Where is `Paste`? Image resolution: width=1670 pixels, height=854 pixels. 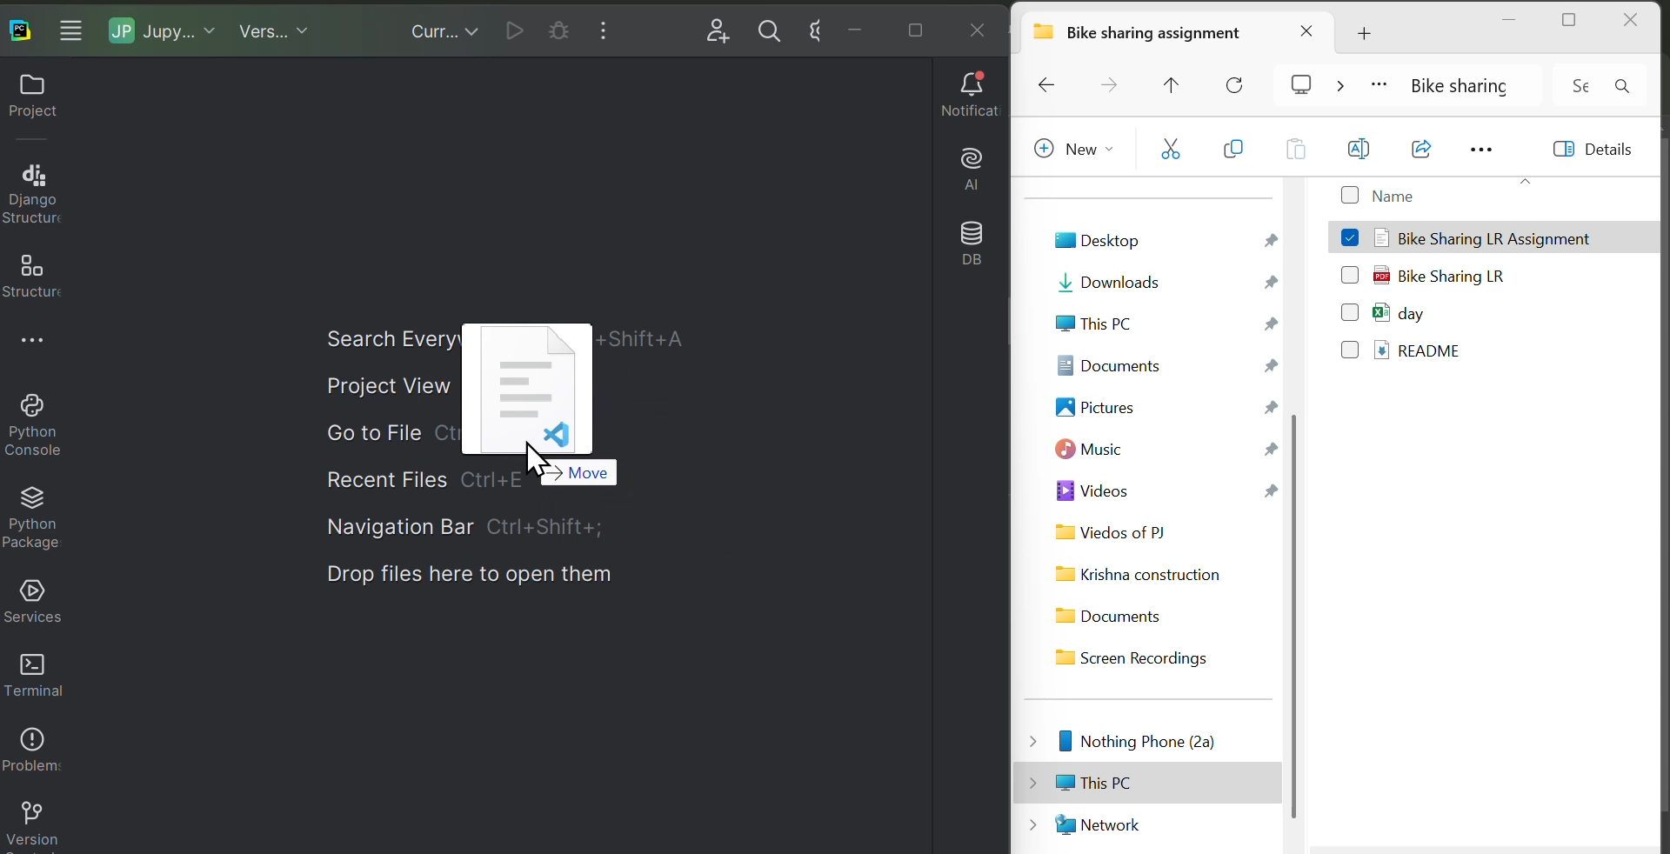 Paste is located at coordinates (1294, 152).